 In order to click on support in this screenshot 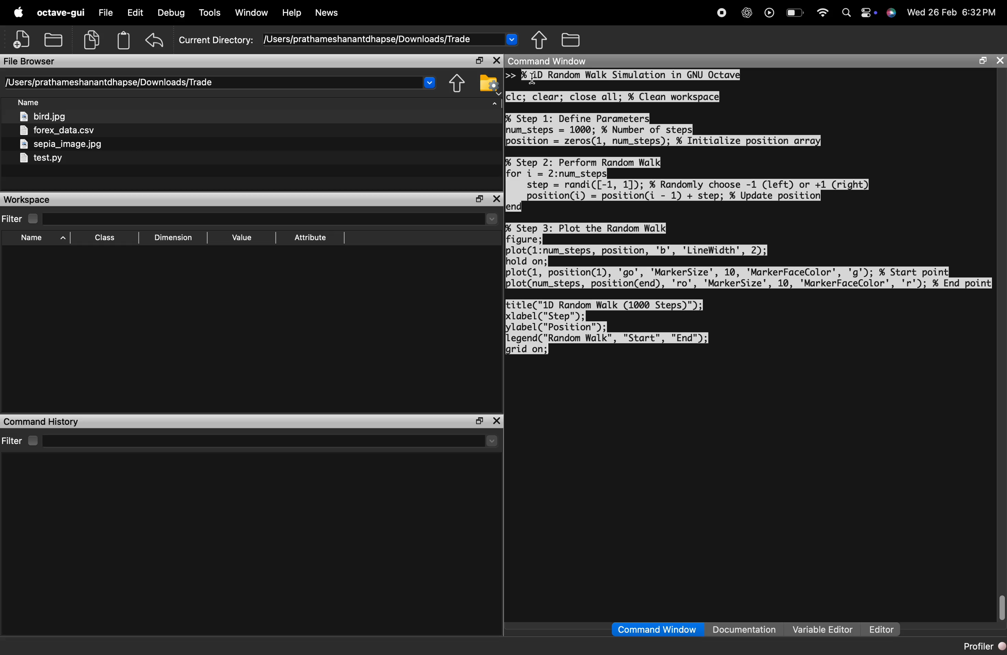, I will do `click(892, 13)`.